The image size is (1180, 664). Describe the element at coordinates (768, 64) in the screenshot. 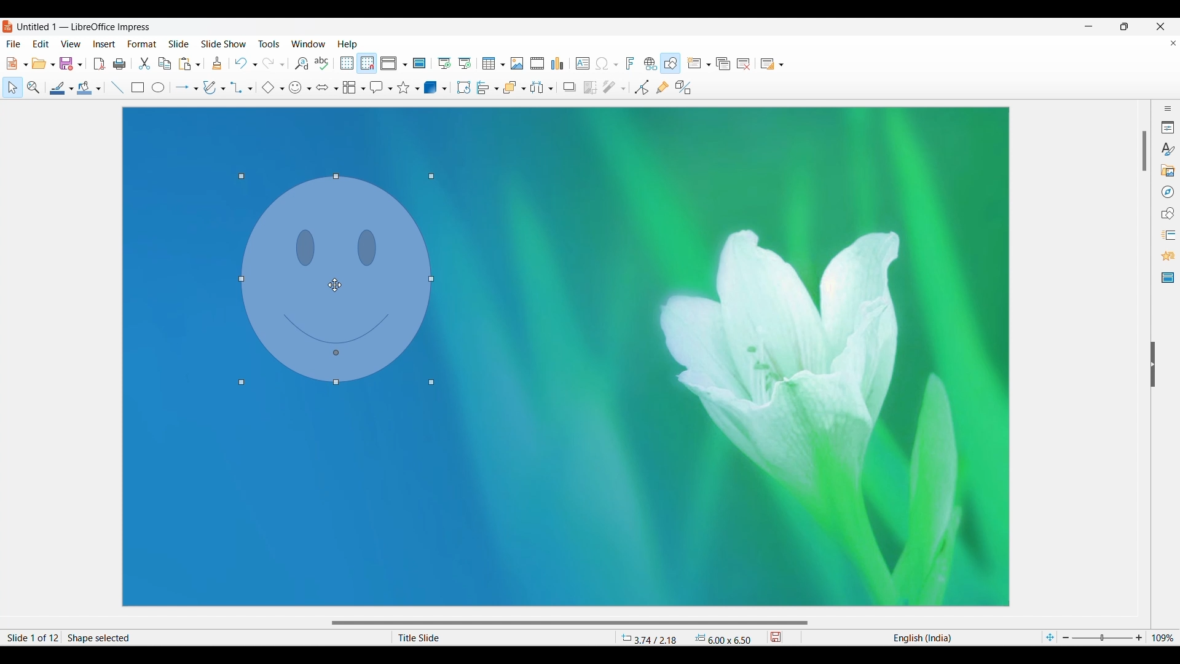

I see `Slide layout` at that location.